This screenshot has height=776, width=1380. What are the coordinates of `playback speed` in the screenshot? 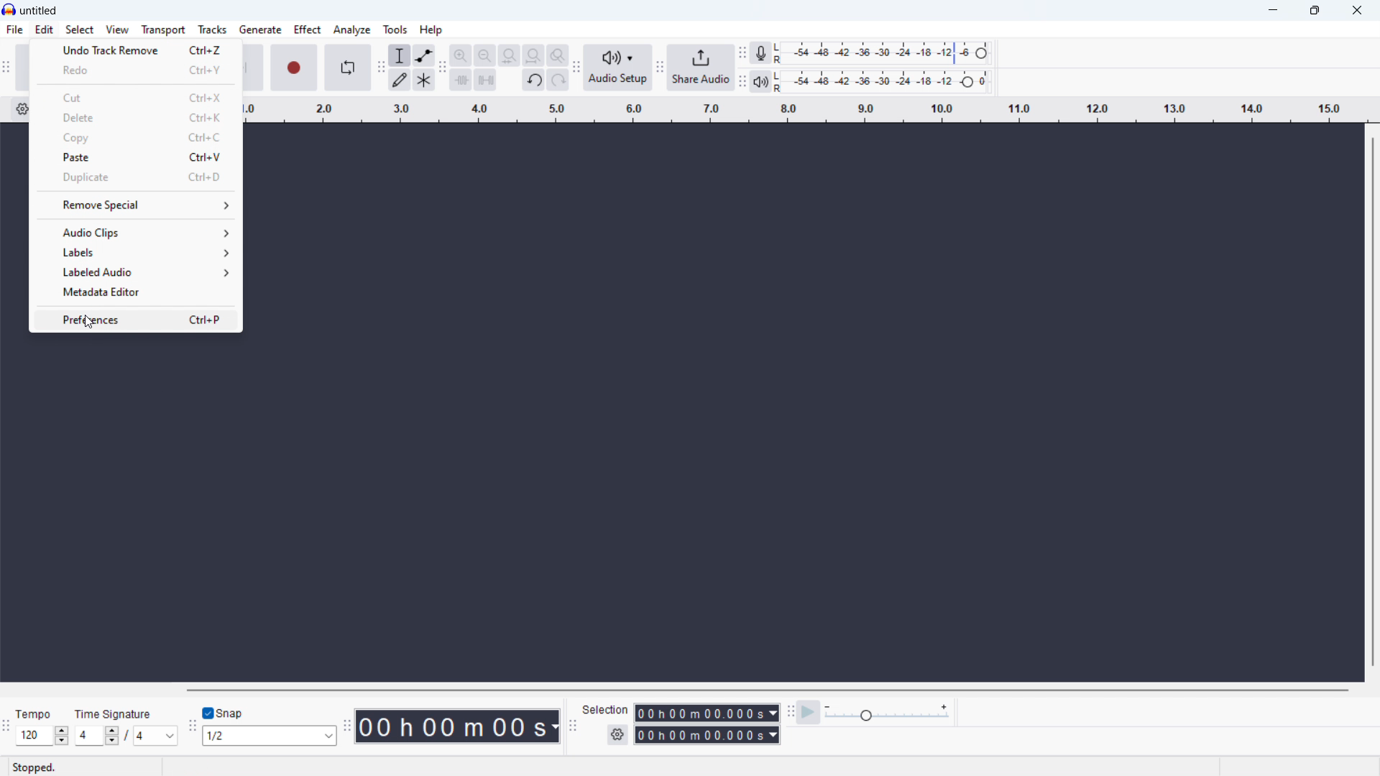 It's located at (887, 713).